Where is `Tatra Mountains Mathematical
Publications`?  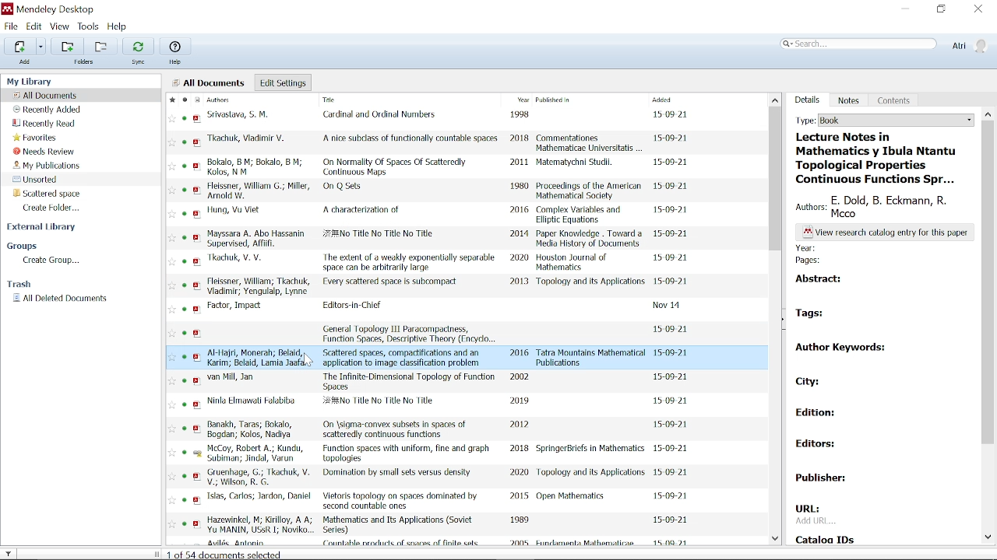 Tatra Mountains Mathematical
Publications is located at coordinates (592, 358).